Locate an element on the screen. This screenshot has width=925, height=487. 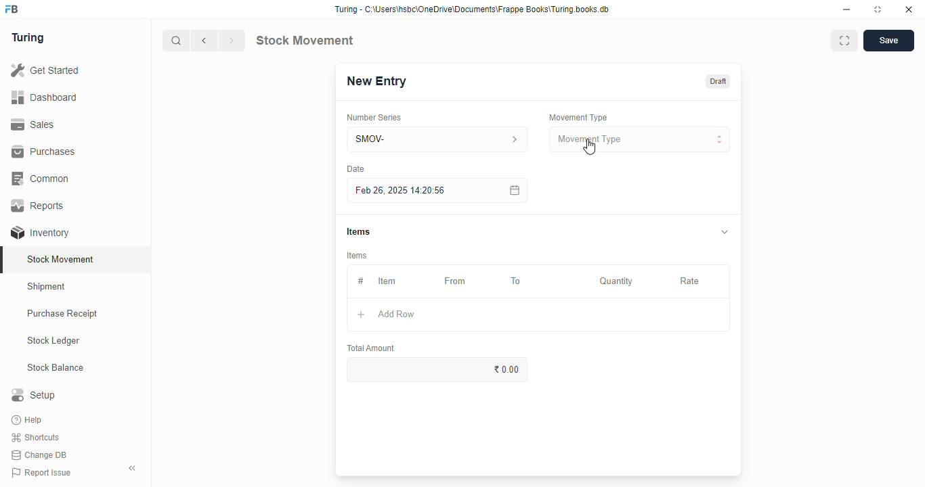
next is located at coordinates (232, 41).